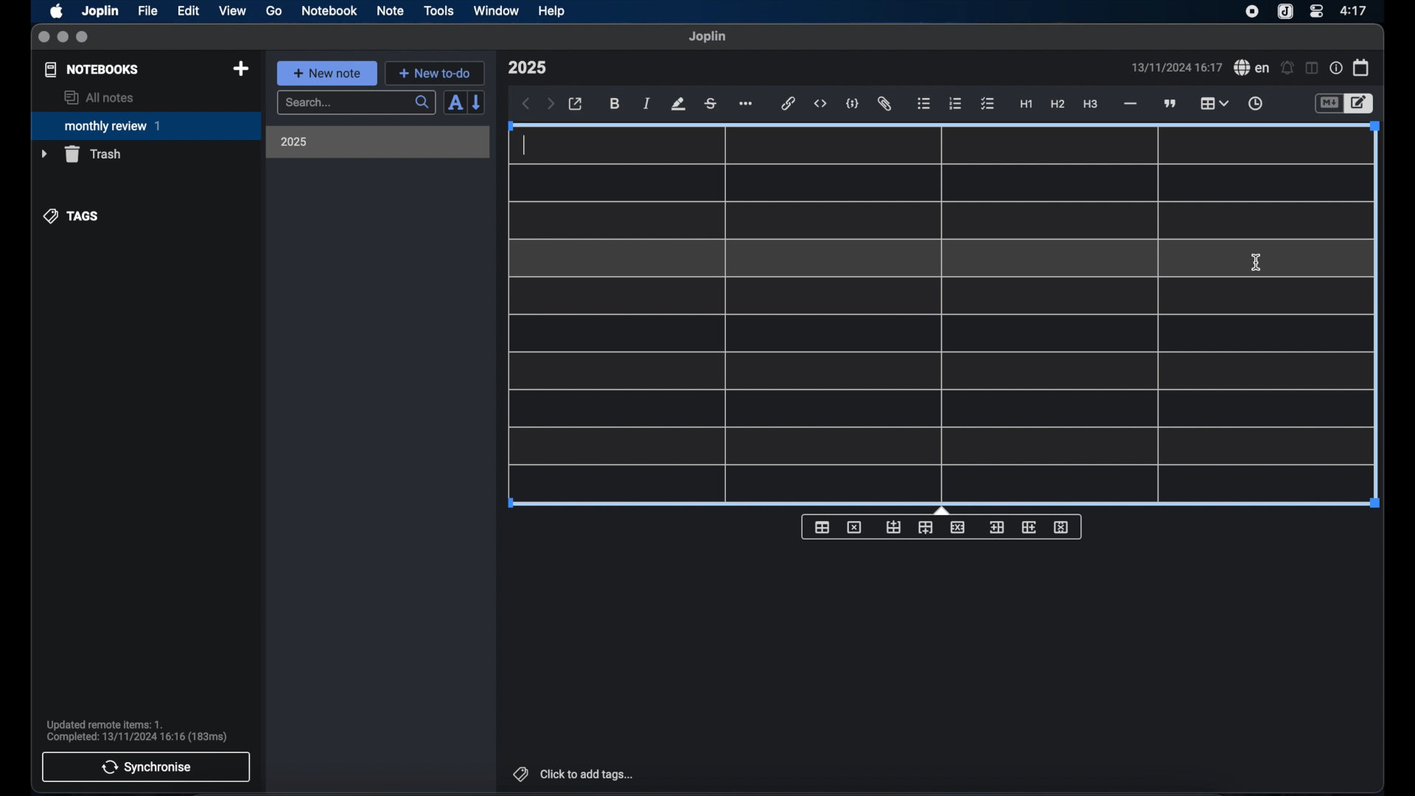  I want to click on strikethrough, so click(710, 104).